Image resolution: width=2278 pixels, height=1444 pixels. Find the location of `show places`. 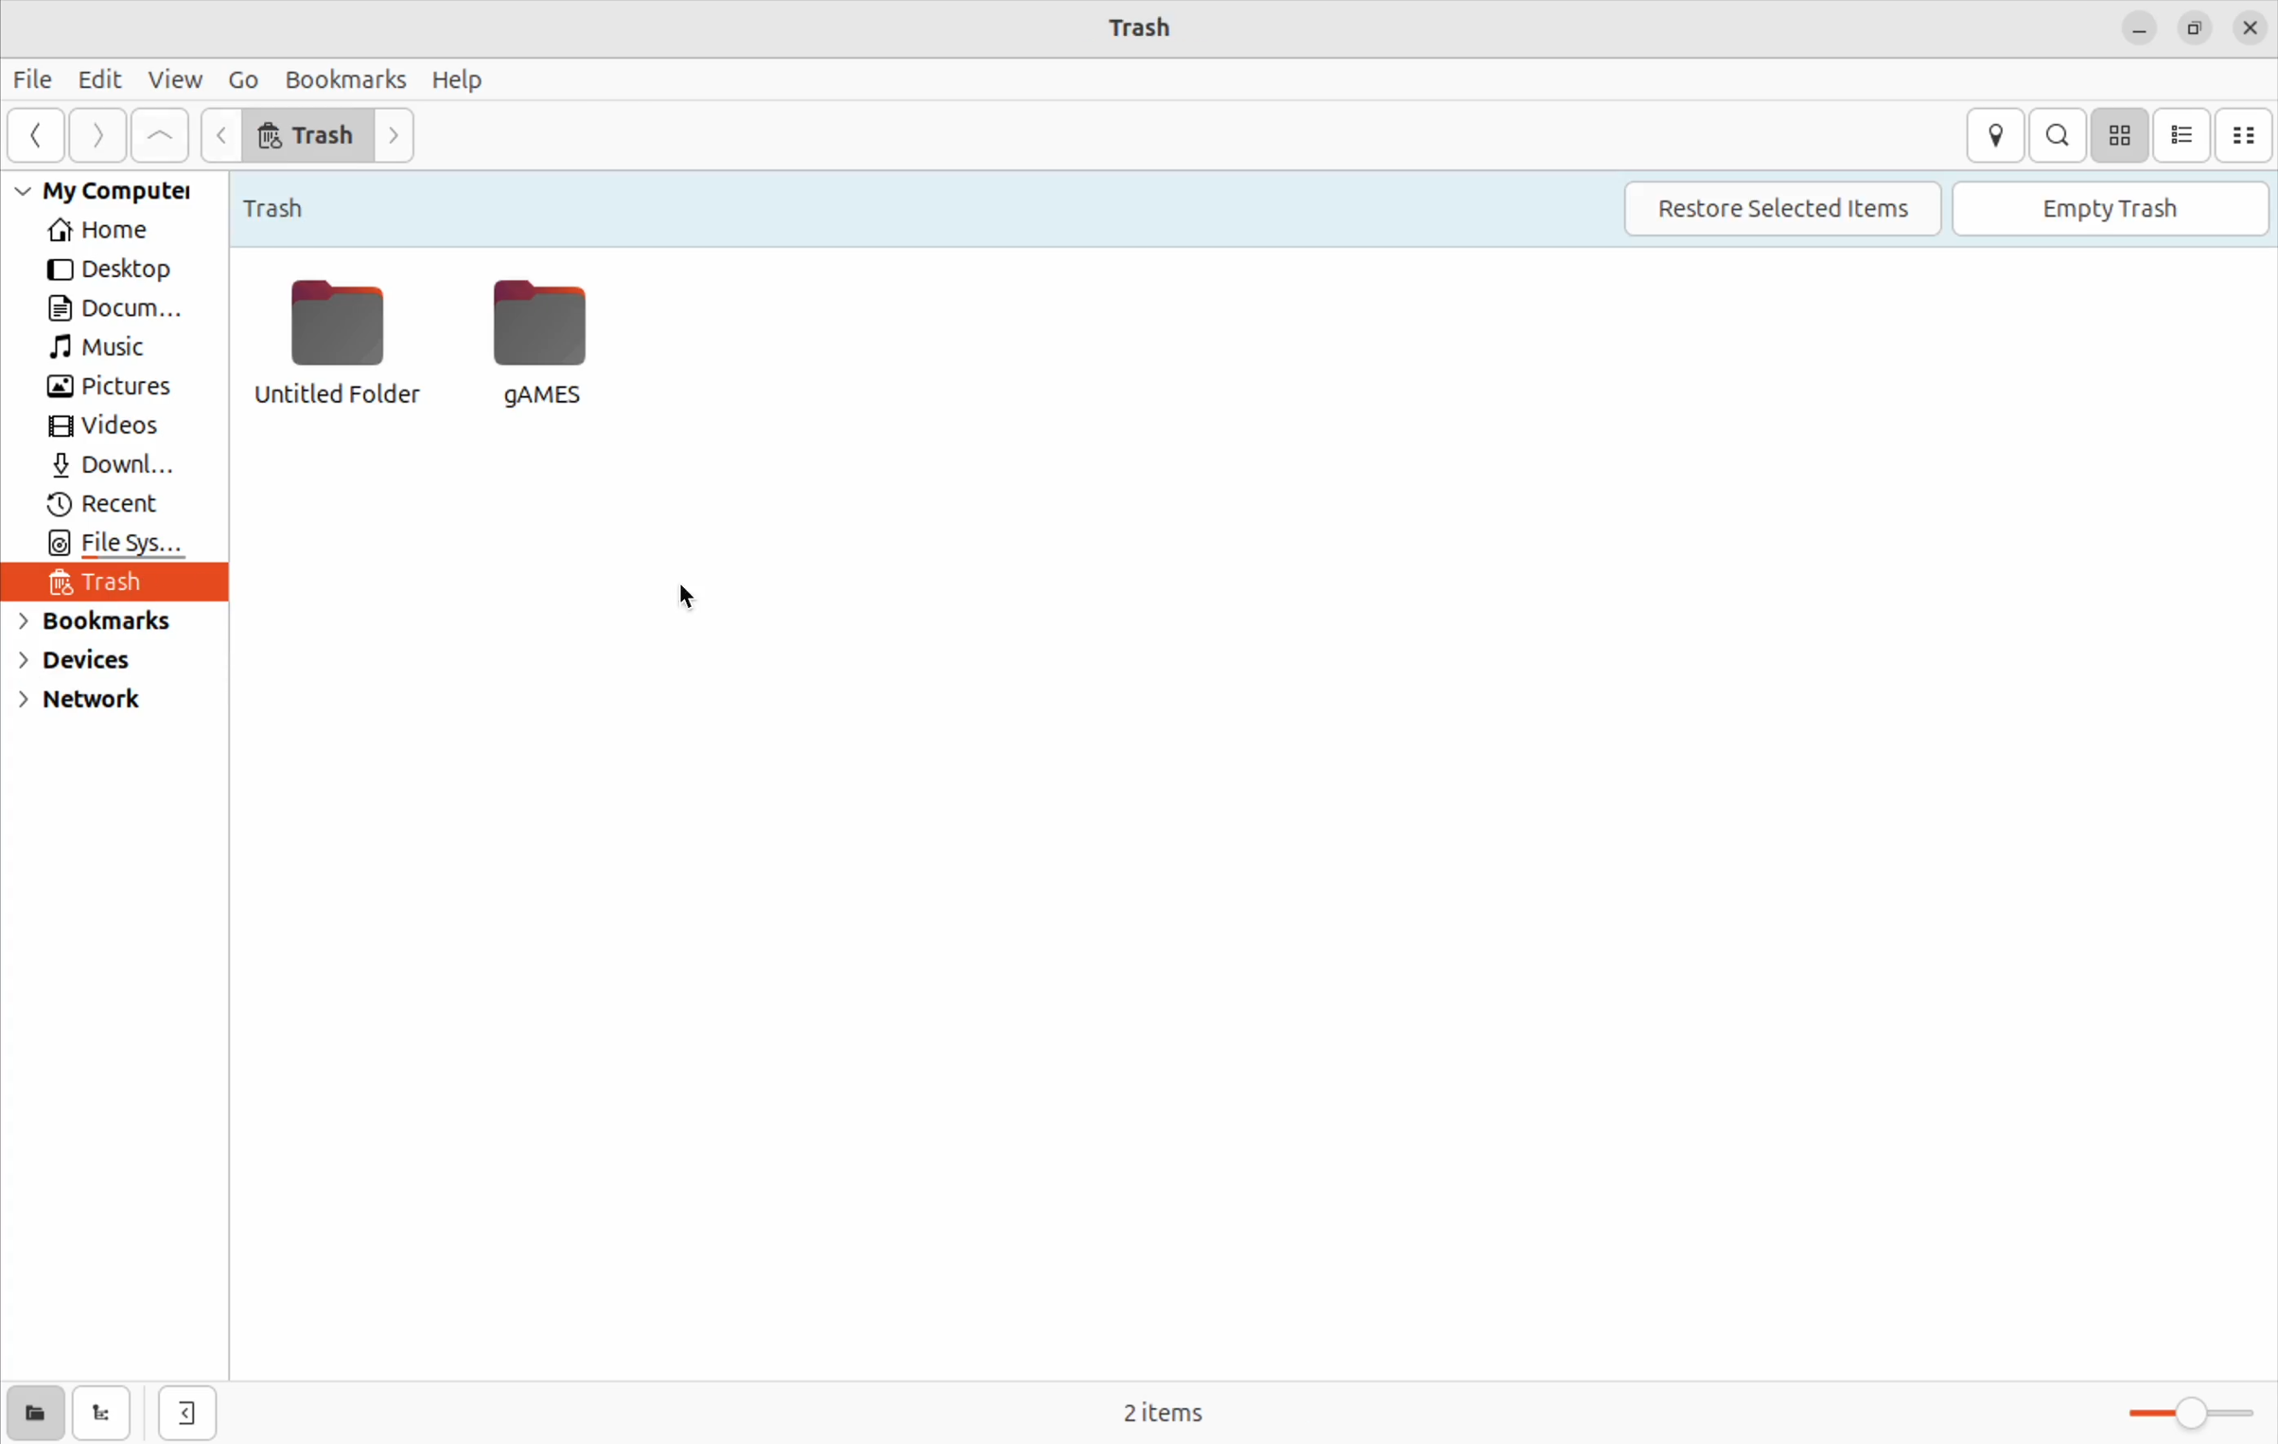

show places is located at coordinates (31, 1413).